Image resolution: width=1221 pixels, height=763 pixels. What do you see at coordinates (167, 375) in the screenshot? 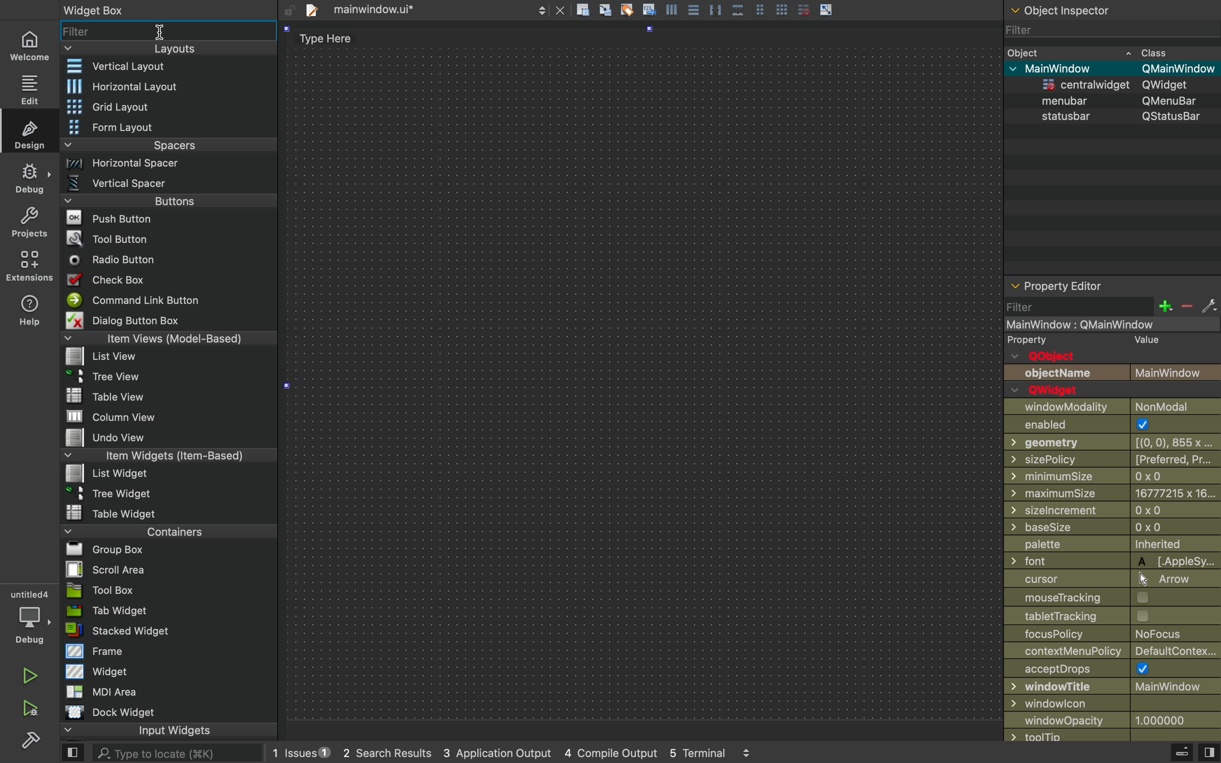
I see `tree view` at bounding box center [167, 375].